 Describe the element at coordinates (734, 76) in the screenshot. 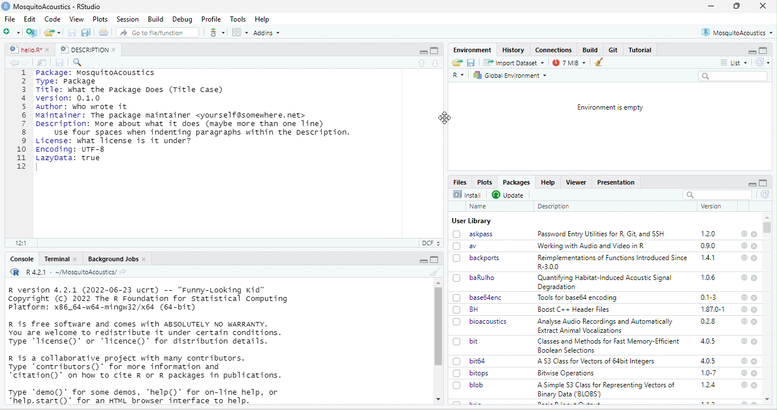

I see `Search bar` at that location.